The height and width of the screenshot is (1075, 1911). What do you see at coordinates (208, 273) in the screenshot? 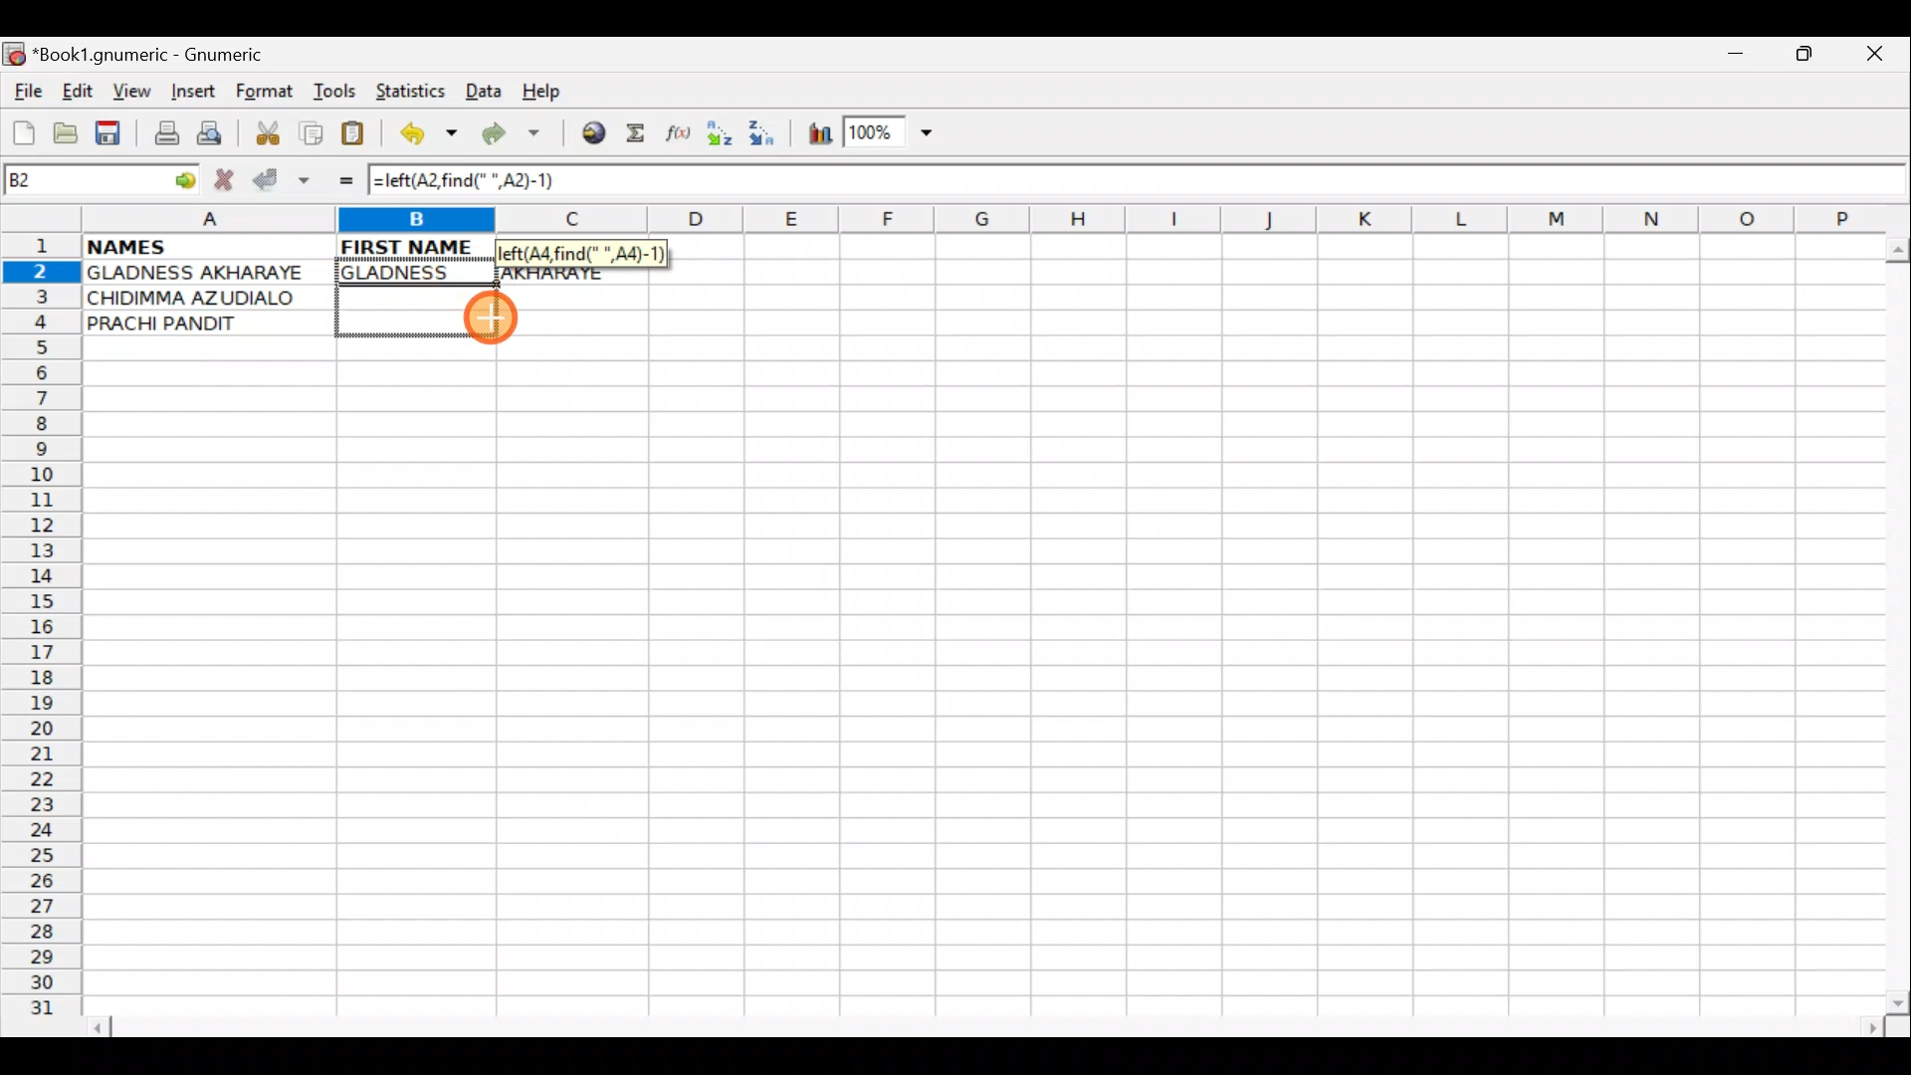
I see `GLADNESS AKHARAYE` at bounding box center [208, 273].